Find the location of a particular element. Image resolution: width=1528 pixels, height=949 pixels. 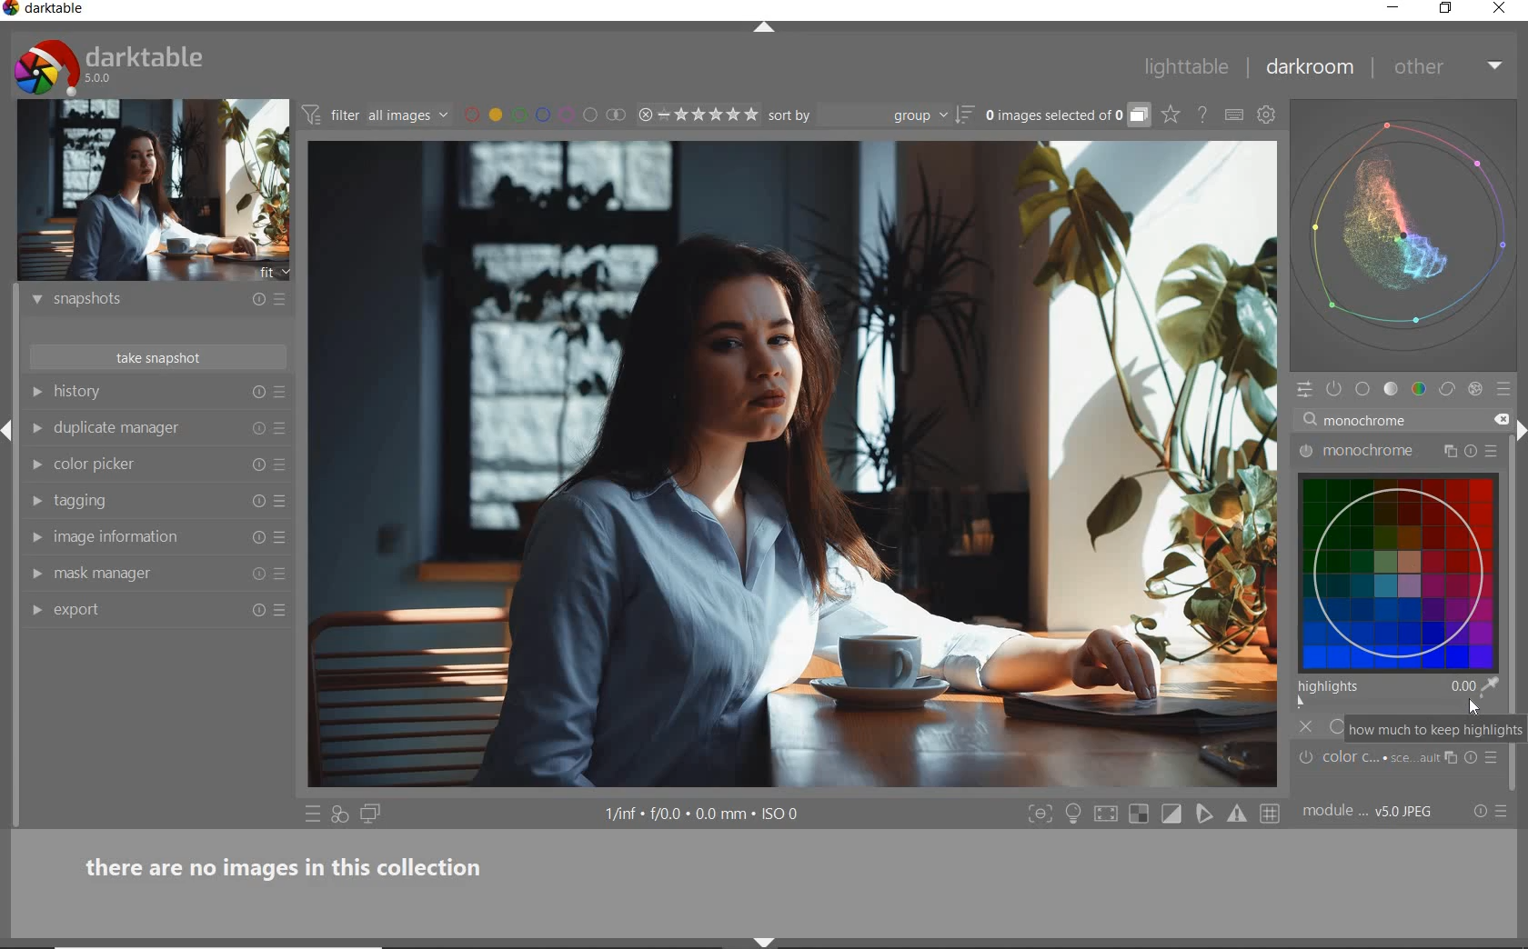

preset and preferences is located at coordinates (285, 465).